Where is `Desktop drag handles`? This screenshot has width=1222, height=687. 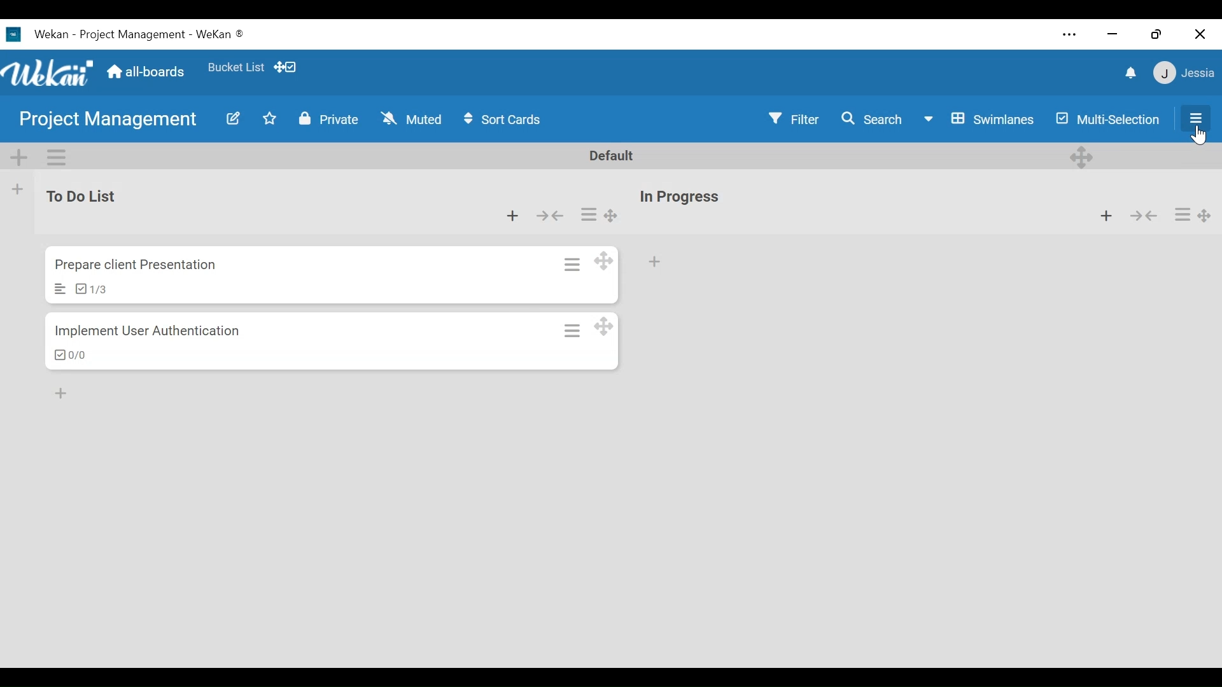
Desktop drag handles is located at coordinates (1206, 215).